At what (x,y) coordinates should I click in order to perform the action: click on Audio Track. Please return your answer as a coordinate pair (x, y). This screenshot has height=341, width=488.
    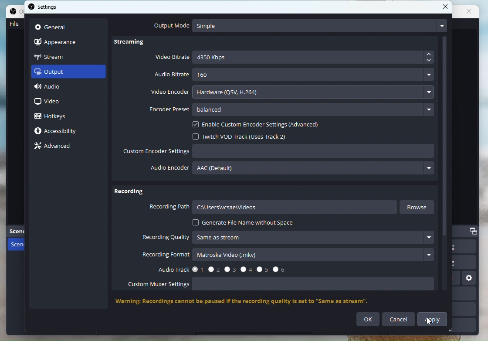
    Looking at the image, I should click on (219, 269).